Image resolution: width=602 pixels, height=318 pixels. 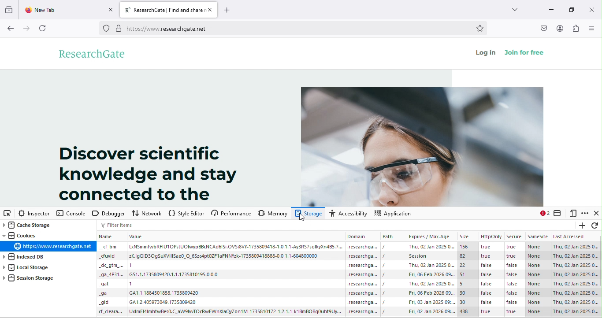 What do you see at coordinates (356, 236) in the screenshot?
I see `Domain` at bounding box center [356, 236].